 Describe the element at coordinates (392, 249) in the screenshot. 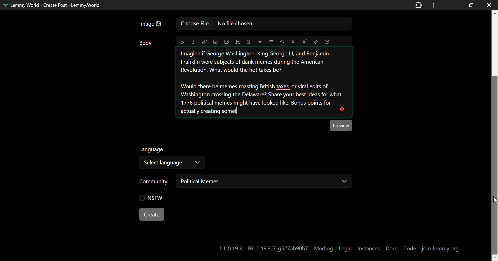

I see `Docs` at that location.